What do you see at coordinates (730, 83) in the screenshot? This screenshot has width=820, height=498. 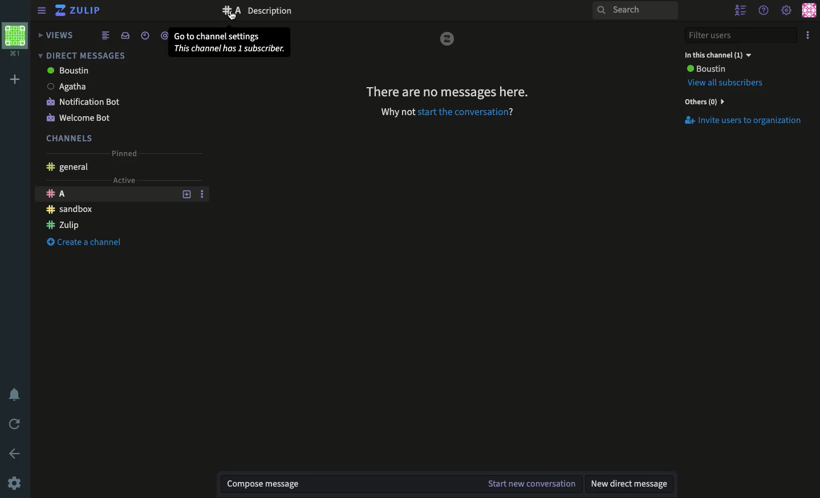 I see `View all subscribers` at bounding box center [730, 83].